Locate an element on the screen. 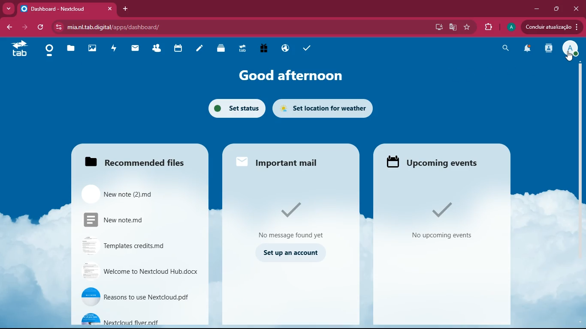 The height and width of the screenshot is (329, 586). google translate is located at coordinates (452, 27).